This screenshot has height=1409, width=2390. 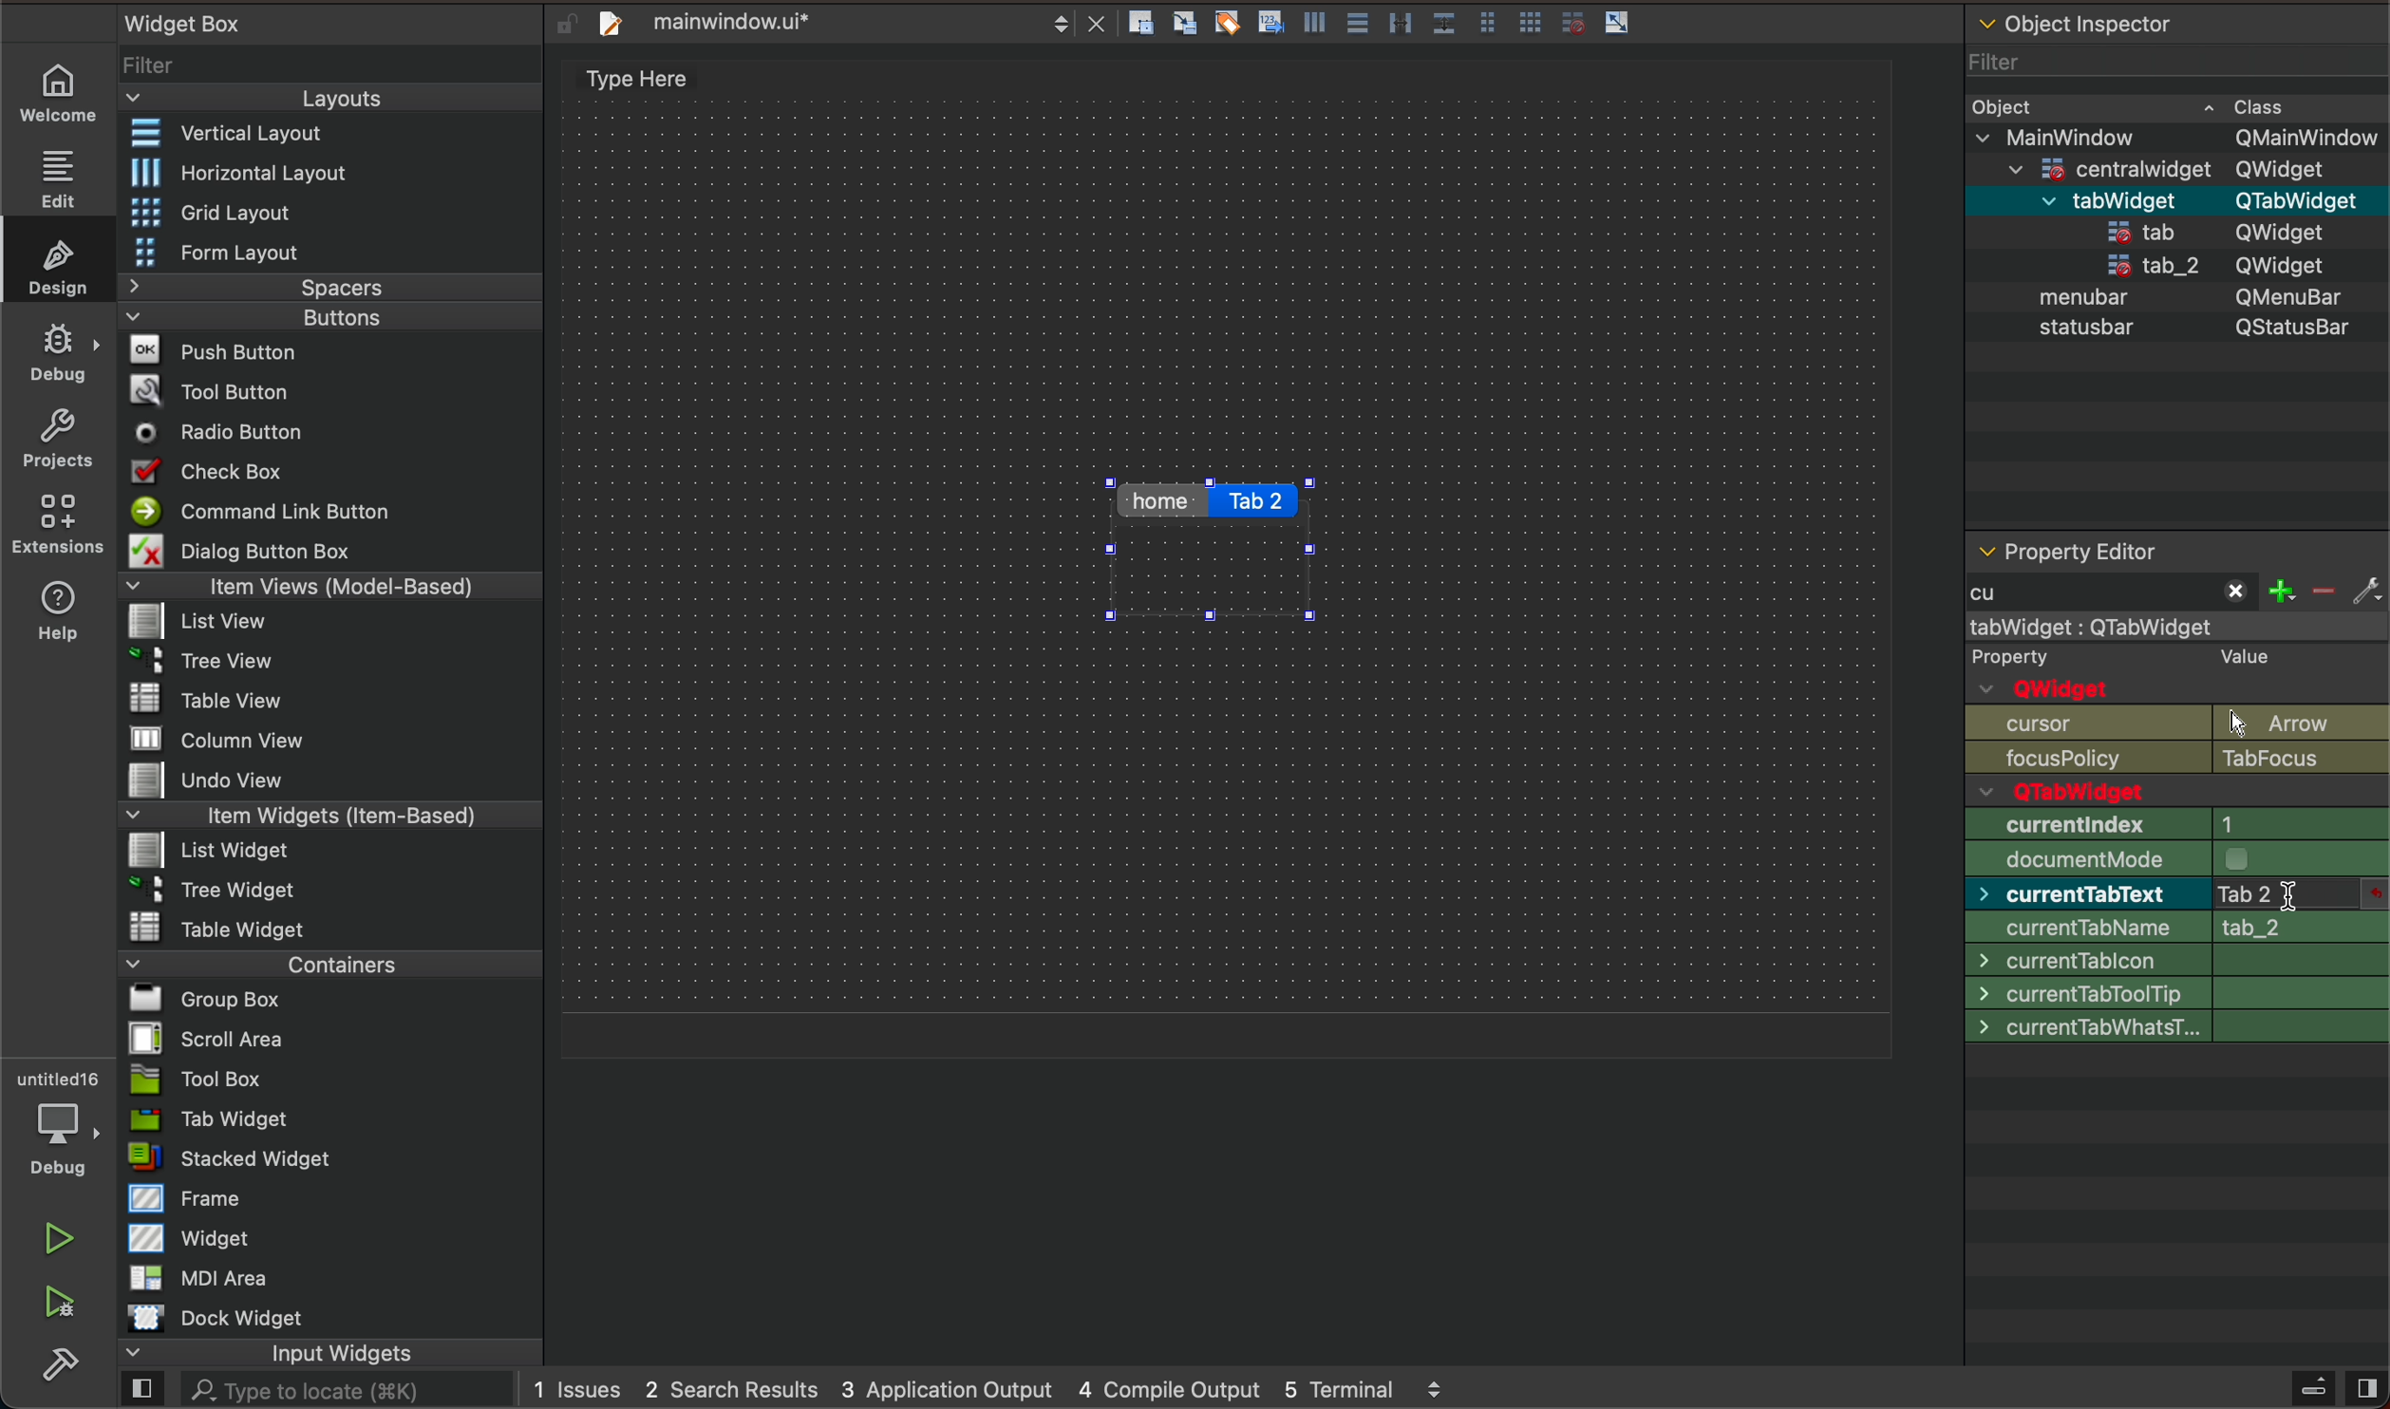 I want to click on Tab Widget, so click(x=216, y=1118).